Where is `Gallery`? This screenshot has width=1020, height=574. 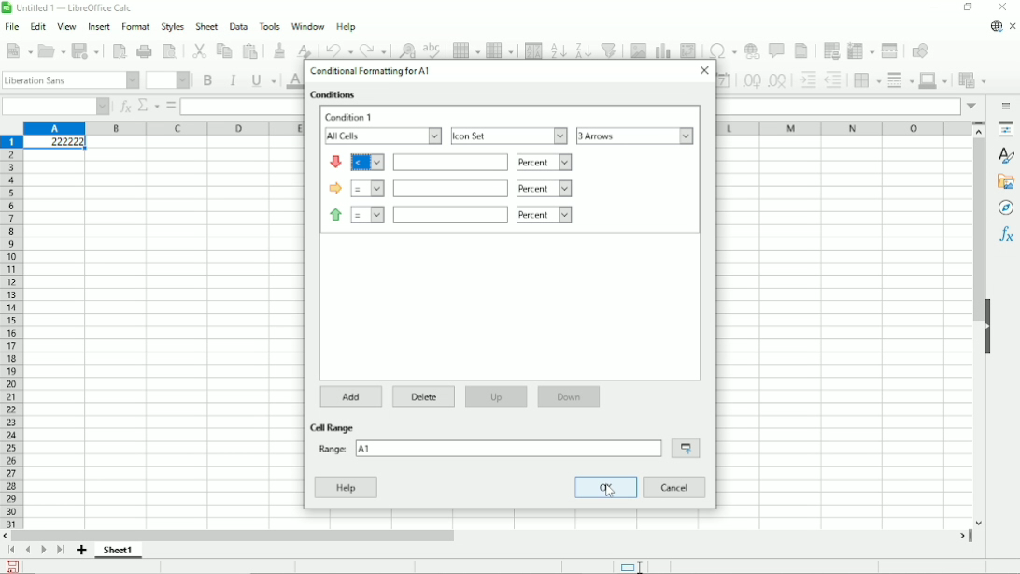
Gallery is located at coordinates (1006, 181).